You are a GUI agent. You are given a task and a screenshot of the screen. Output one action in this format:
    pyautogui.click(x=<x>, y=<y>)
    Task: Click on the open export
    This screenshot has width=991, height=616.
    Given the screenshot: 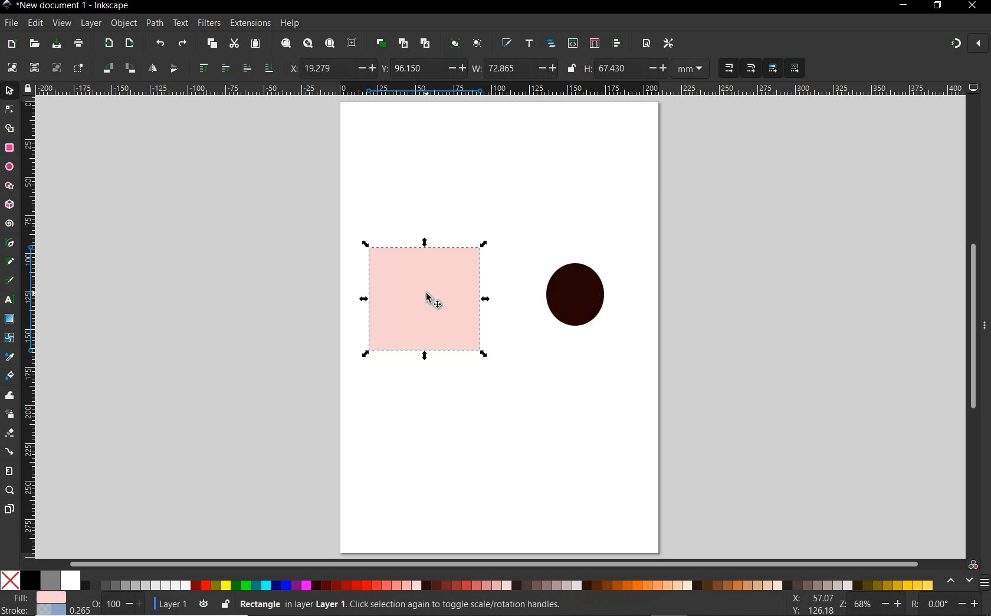 What is the action you would take?
    pyautogui.click(x=130, y=43)
    